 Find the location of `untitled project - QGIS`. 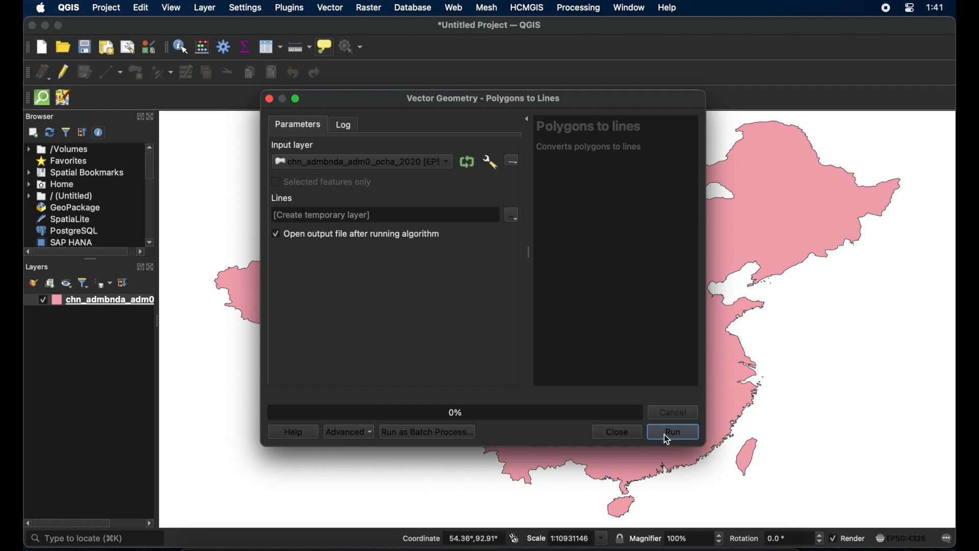

untitled project - QGIS is located at coordinates (490, 26).